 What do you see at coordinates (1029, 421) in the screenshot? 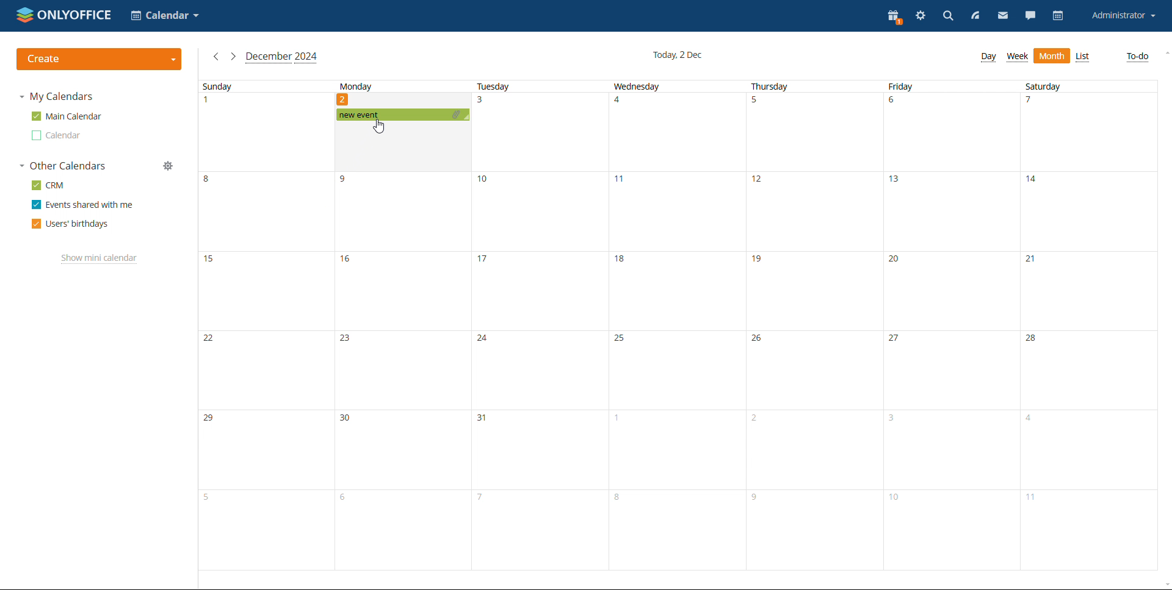
I see `4` at bounding box center [1029, 421].